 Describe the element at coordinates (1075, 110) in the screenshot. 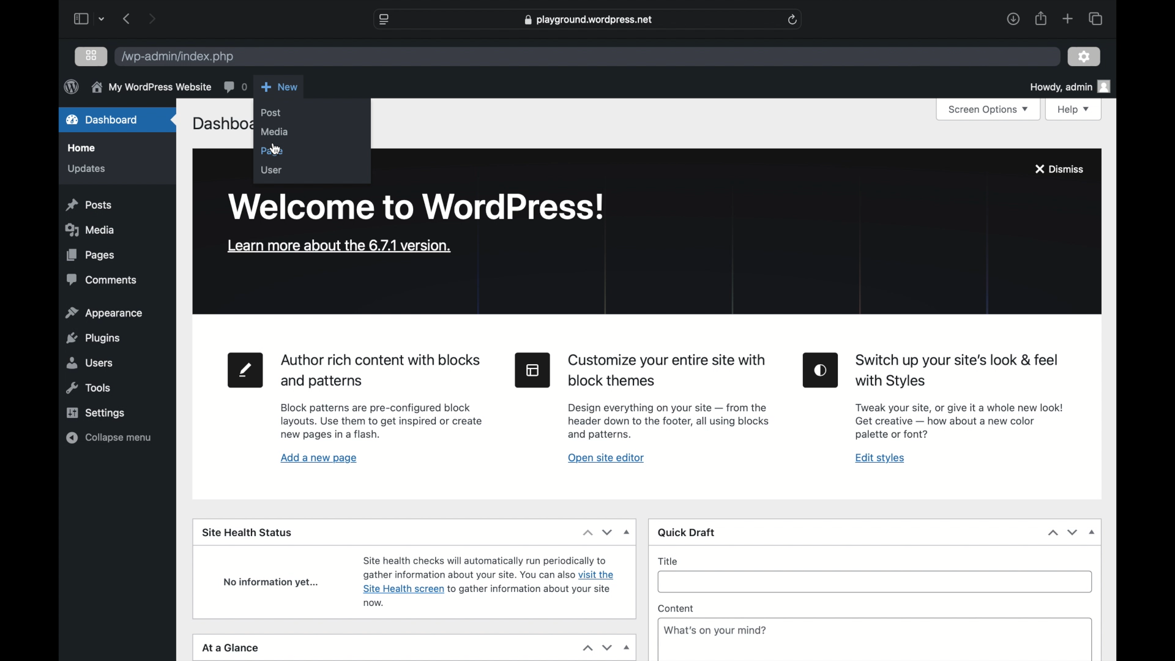

I see `help` at that location.